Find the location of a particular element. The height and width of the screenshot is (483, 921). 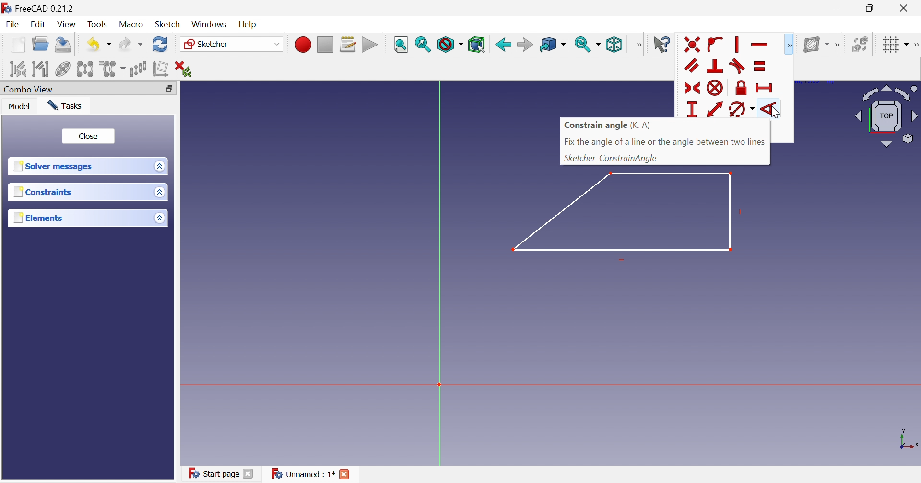

Constraint equal is located at coordinates (760, 67).